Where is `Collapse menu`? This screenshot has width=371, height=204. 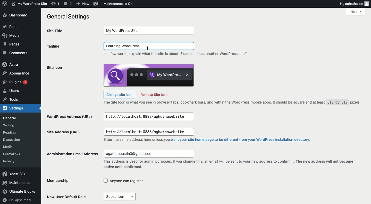 Collapse menu is located at coordinates (18, 200).